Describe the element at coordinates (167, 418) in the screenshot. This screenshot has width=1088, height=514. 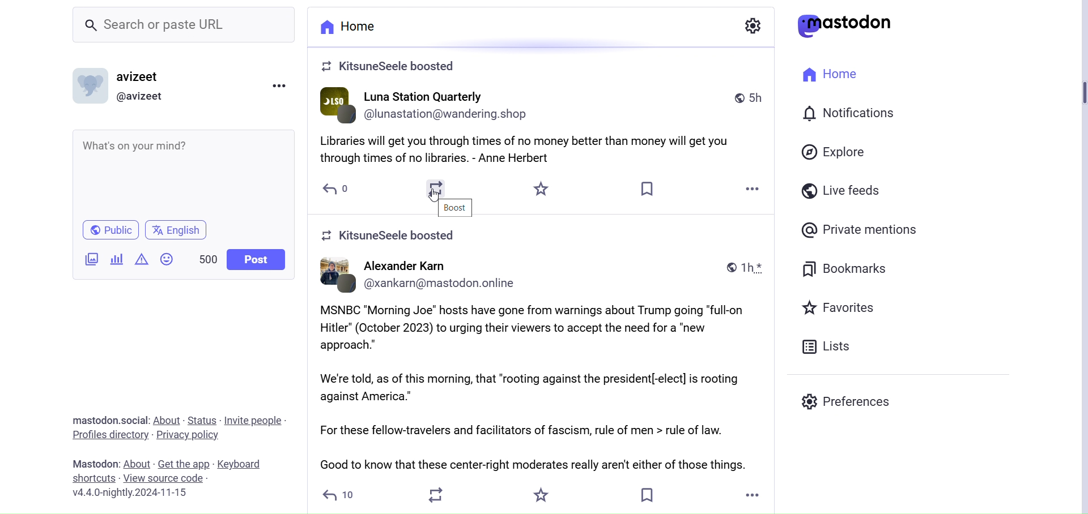
I see `About` at that location.